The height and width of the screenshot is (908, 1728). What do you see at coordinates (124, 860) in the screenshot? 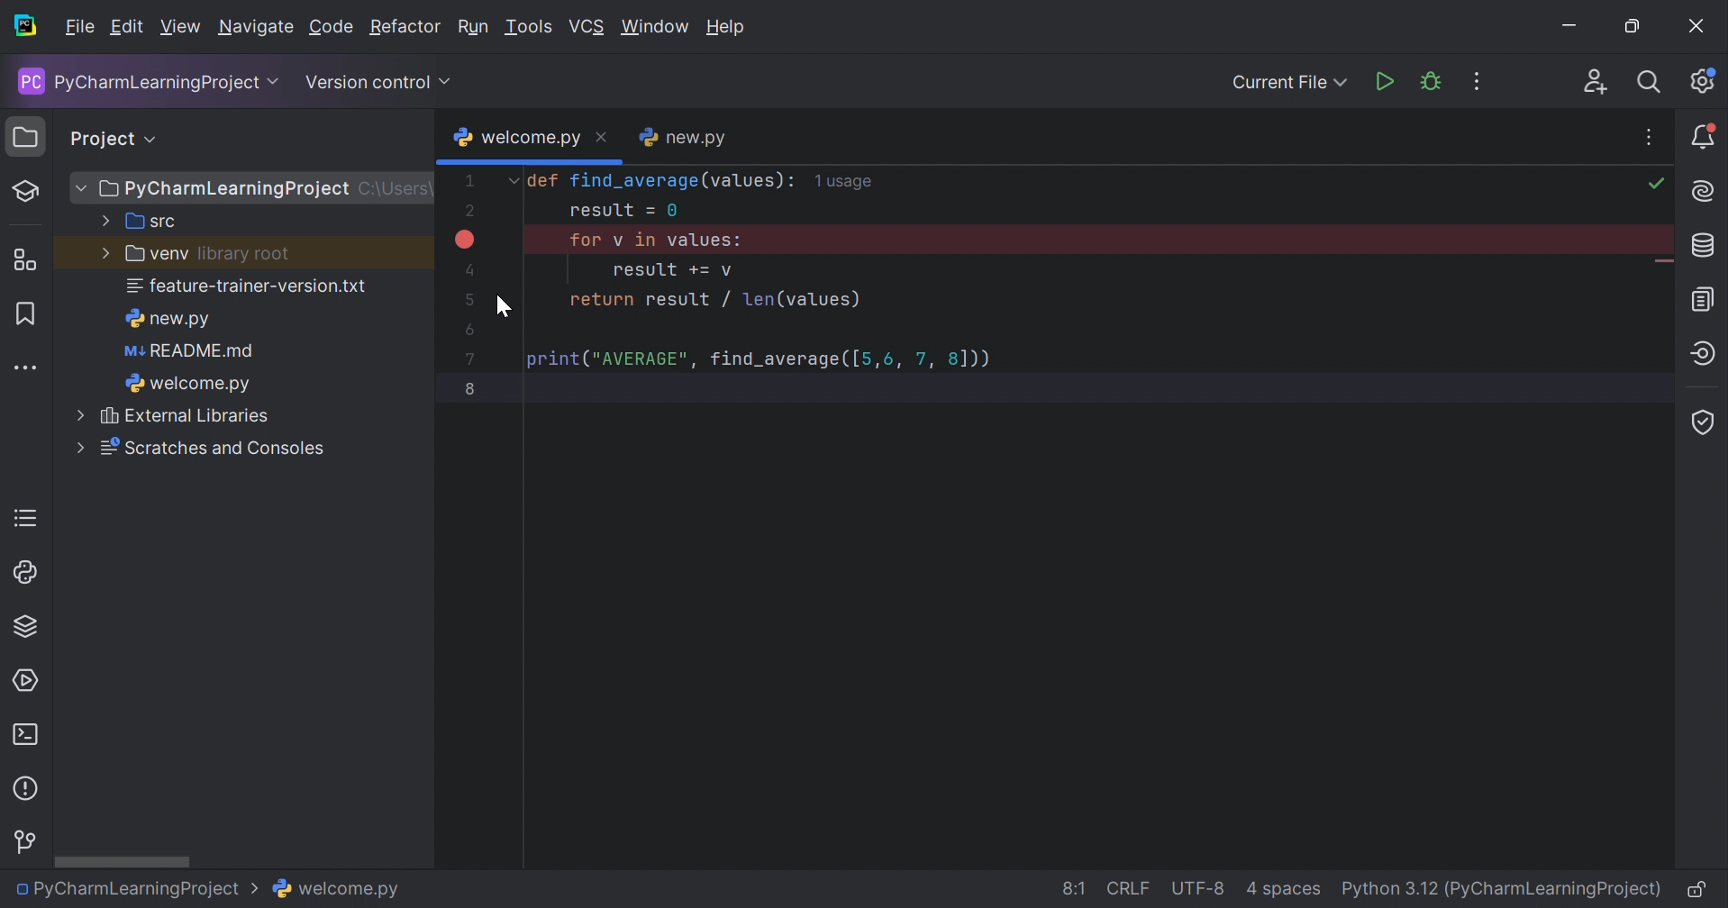
I see `Scroll bar` at bounding box center [124, 860].